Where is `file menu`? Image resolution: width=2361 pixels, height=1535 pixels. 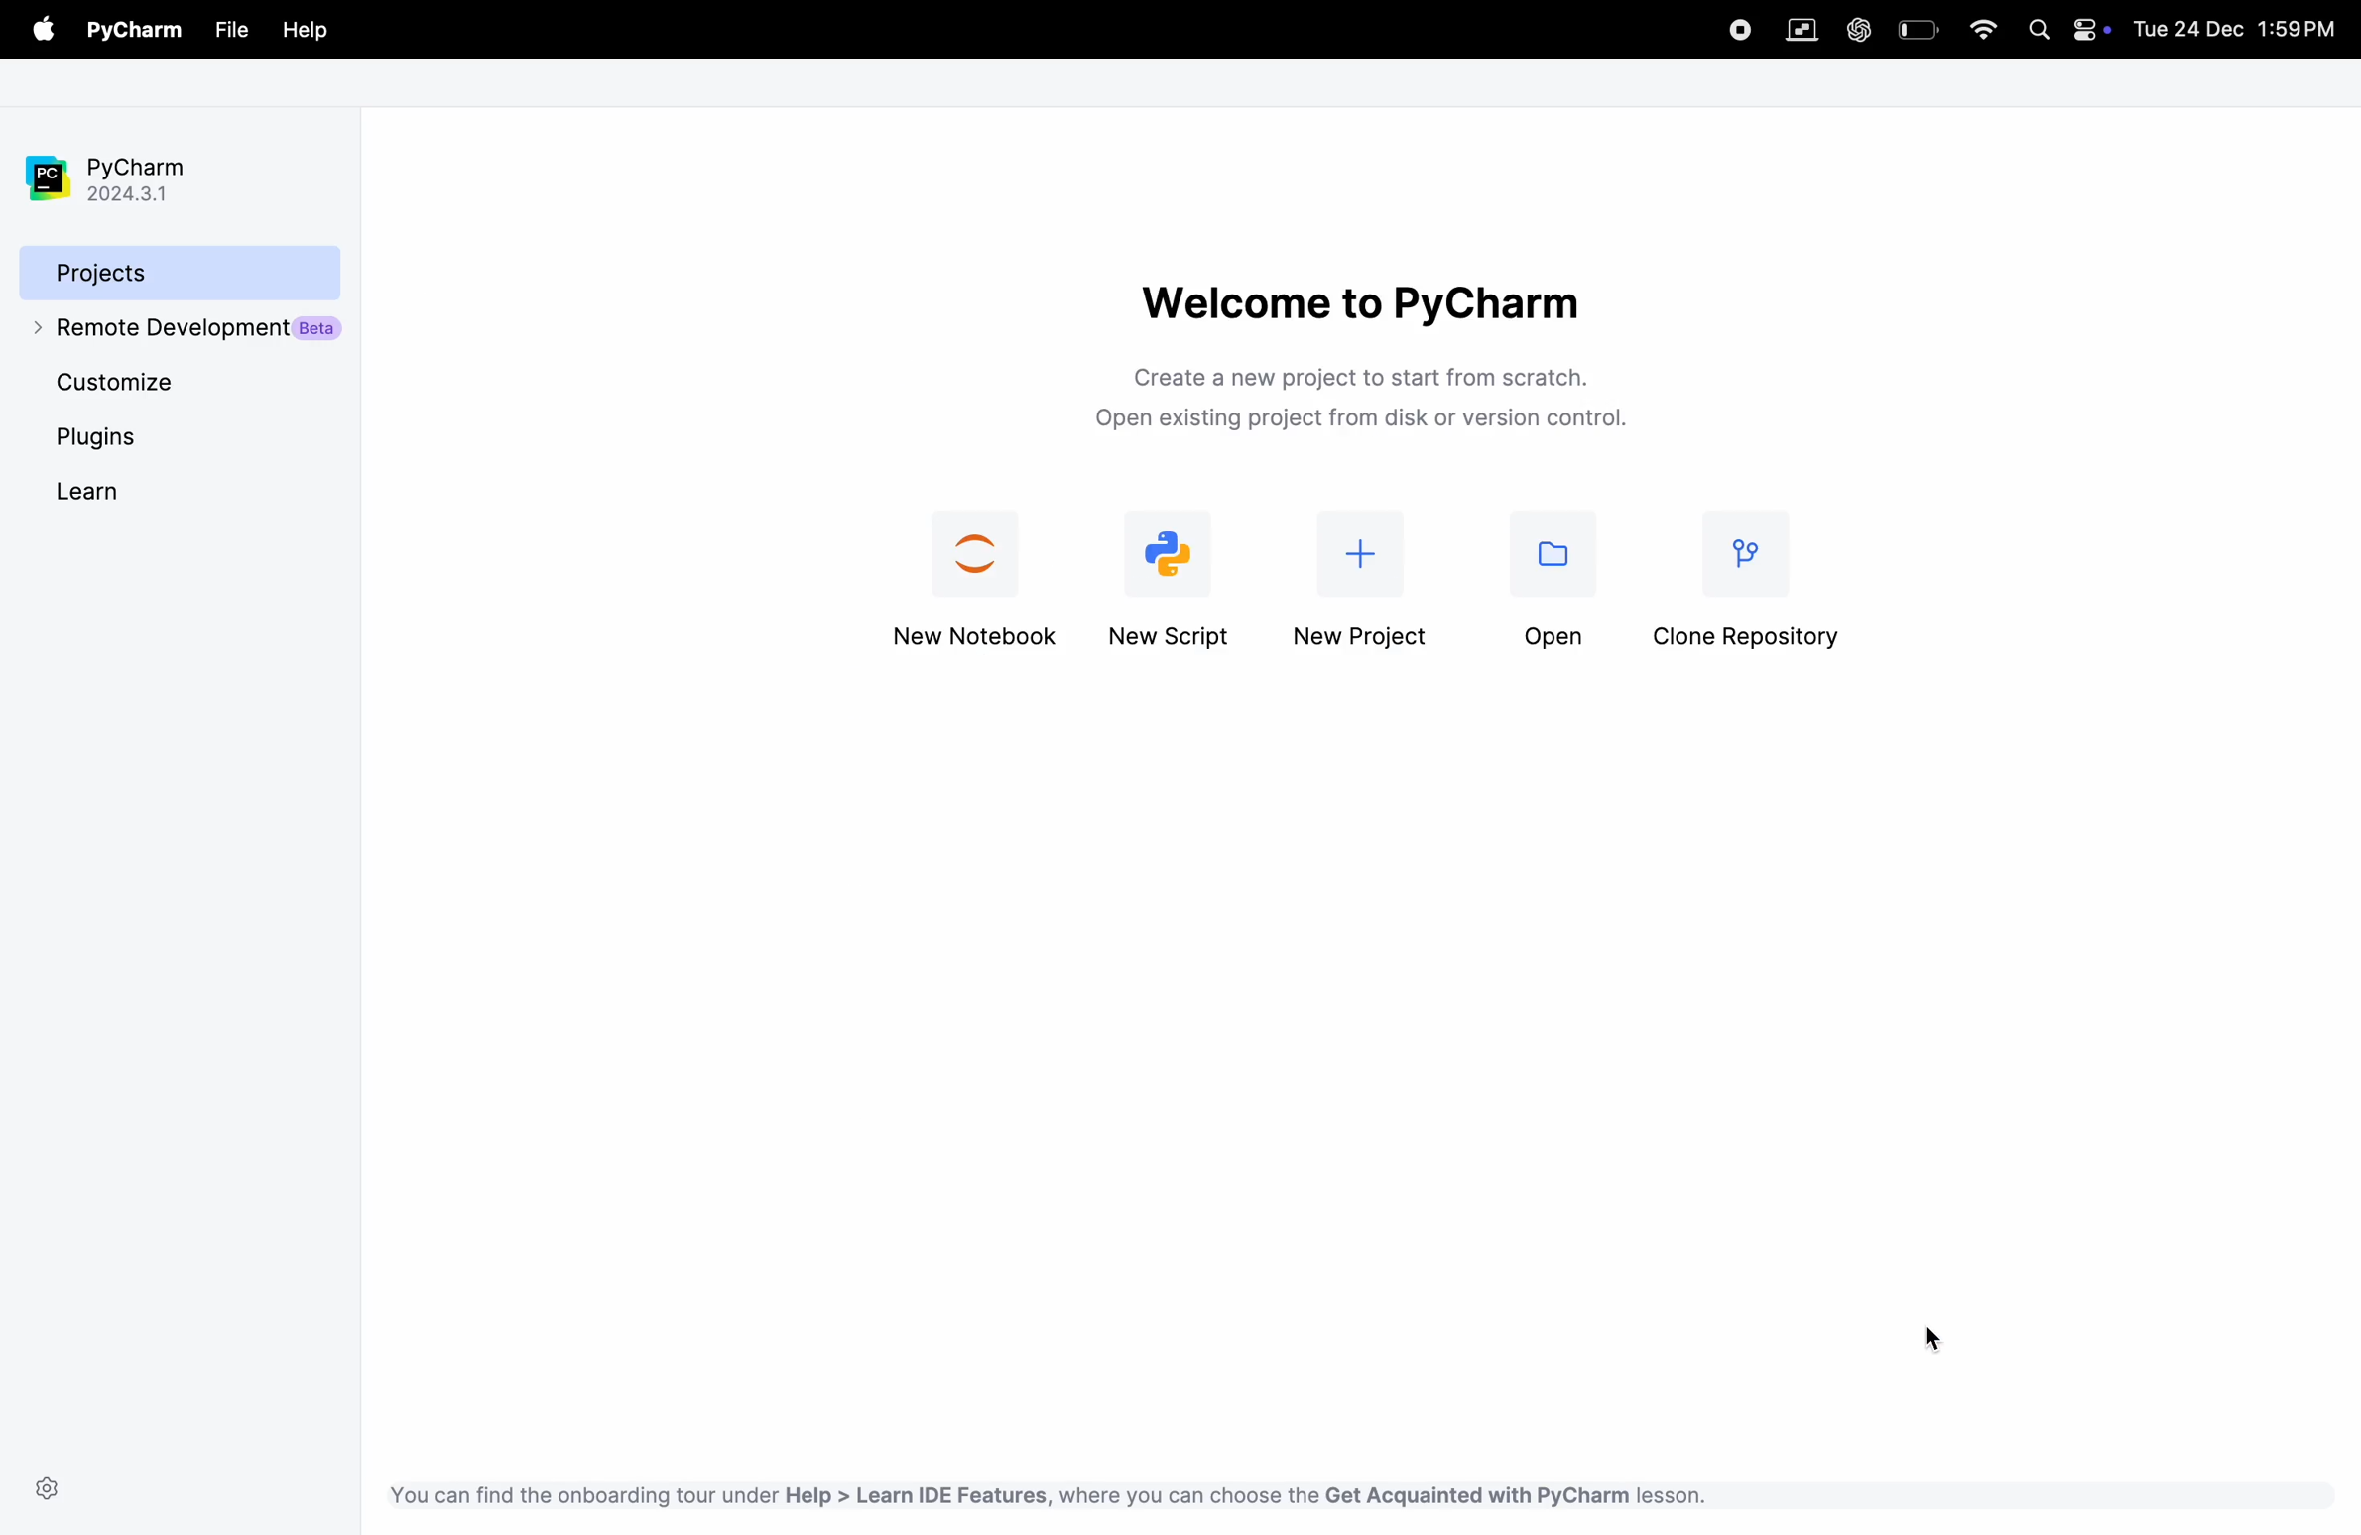
file menu is located at coordinates (39, 30).